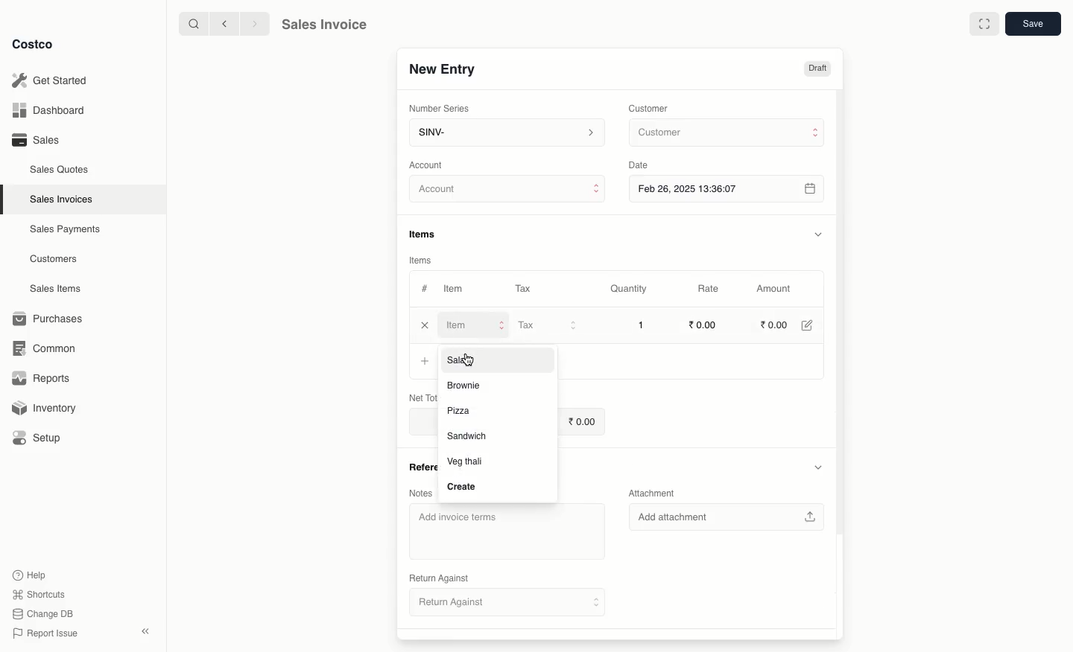 This screenshot has width=1073, height=652. What do you see at coordinates (441, 68) in the screenshot?
I see `New Entry` at bounding box center [441, 68].